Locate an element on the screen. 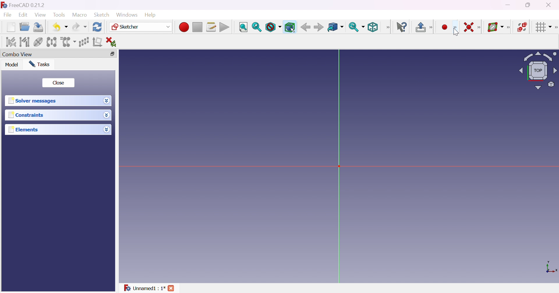 The height and width of the screenshot is (293, 559). New is located at coordinates (11, 27).